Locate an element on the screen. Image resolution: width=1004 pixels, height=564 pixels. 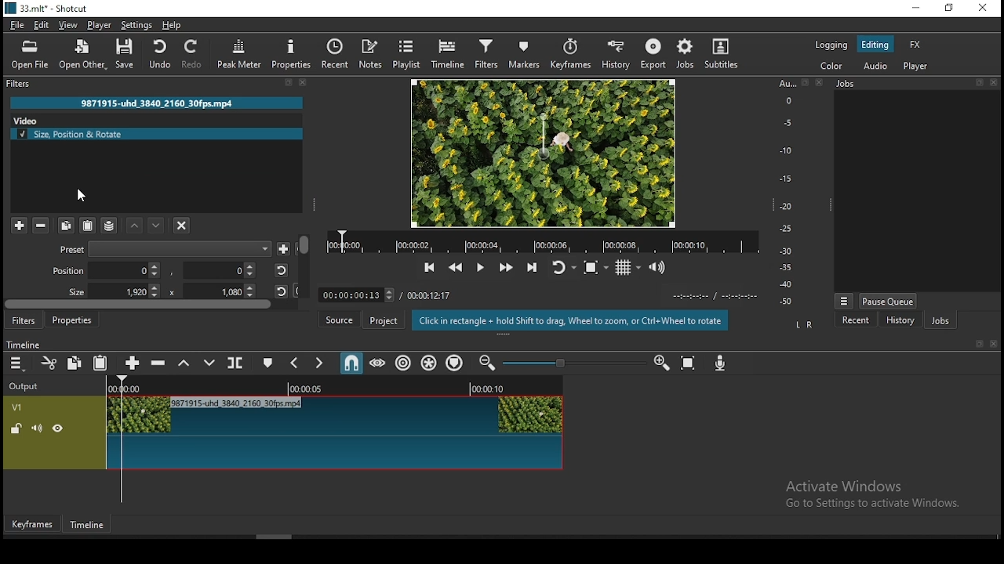
Au... is located at coordinates (786, 84).